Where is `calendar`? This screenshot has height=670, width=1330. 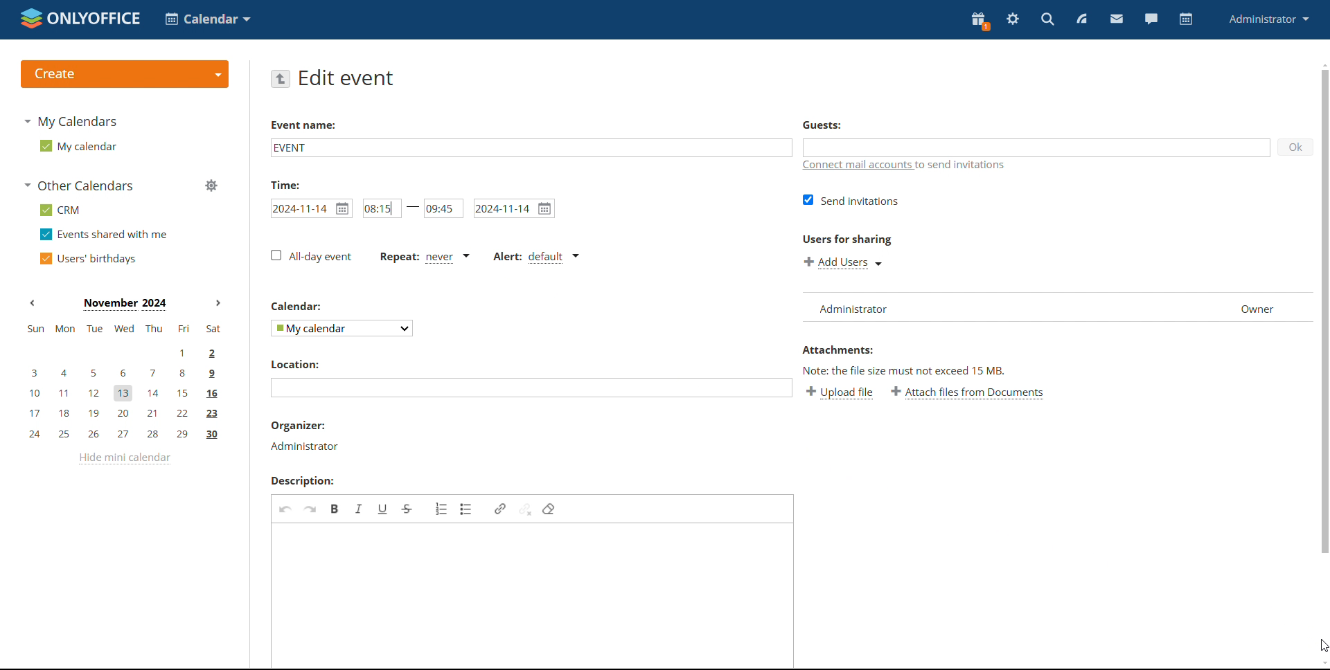 calendar is located at coordinates (1185, 19).